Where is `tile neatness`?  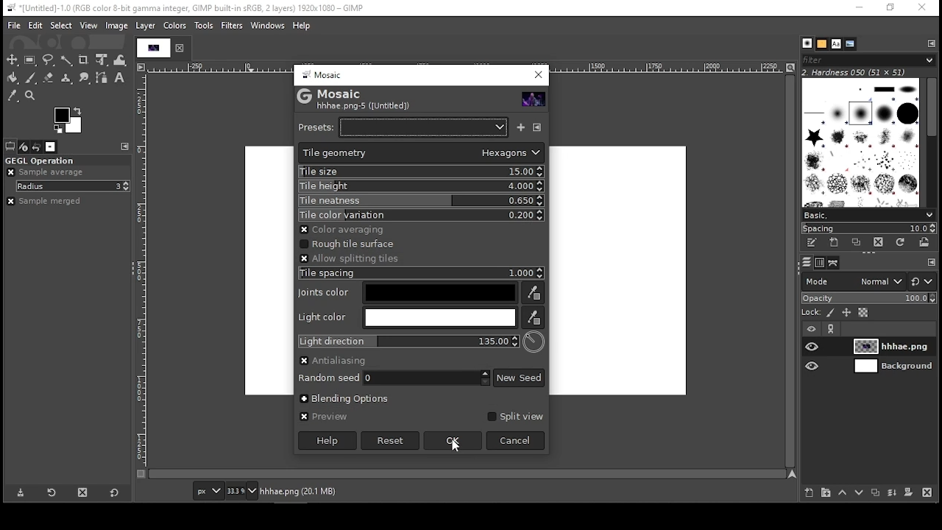 tile neatness is located at coordinates (421, 200).